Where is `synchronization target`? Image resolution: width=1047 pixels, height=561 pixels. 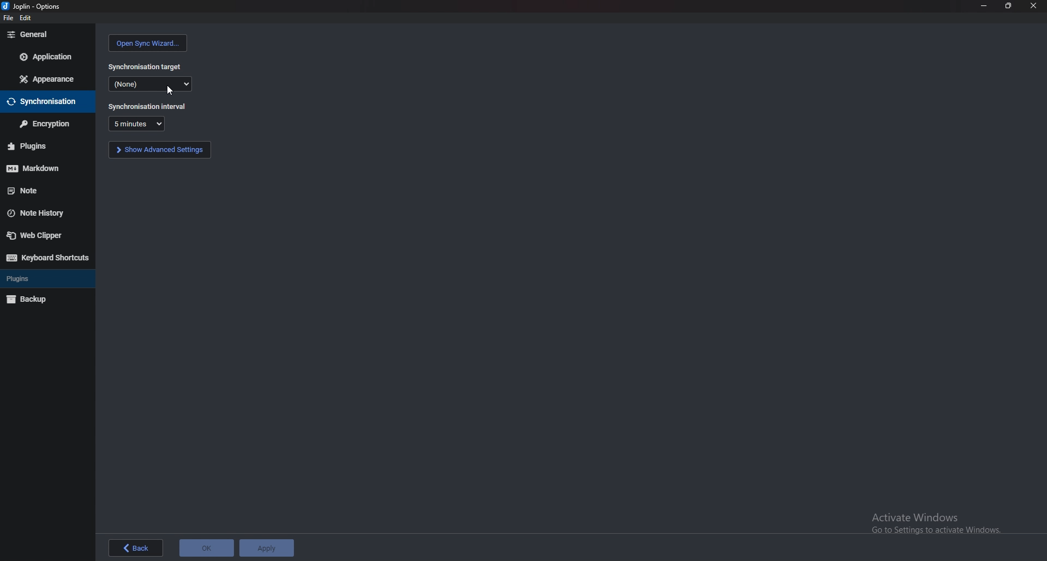
synchronization target is located at coordinates (146, 66).